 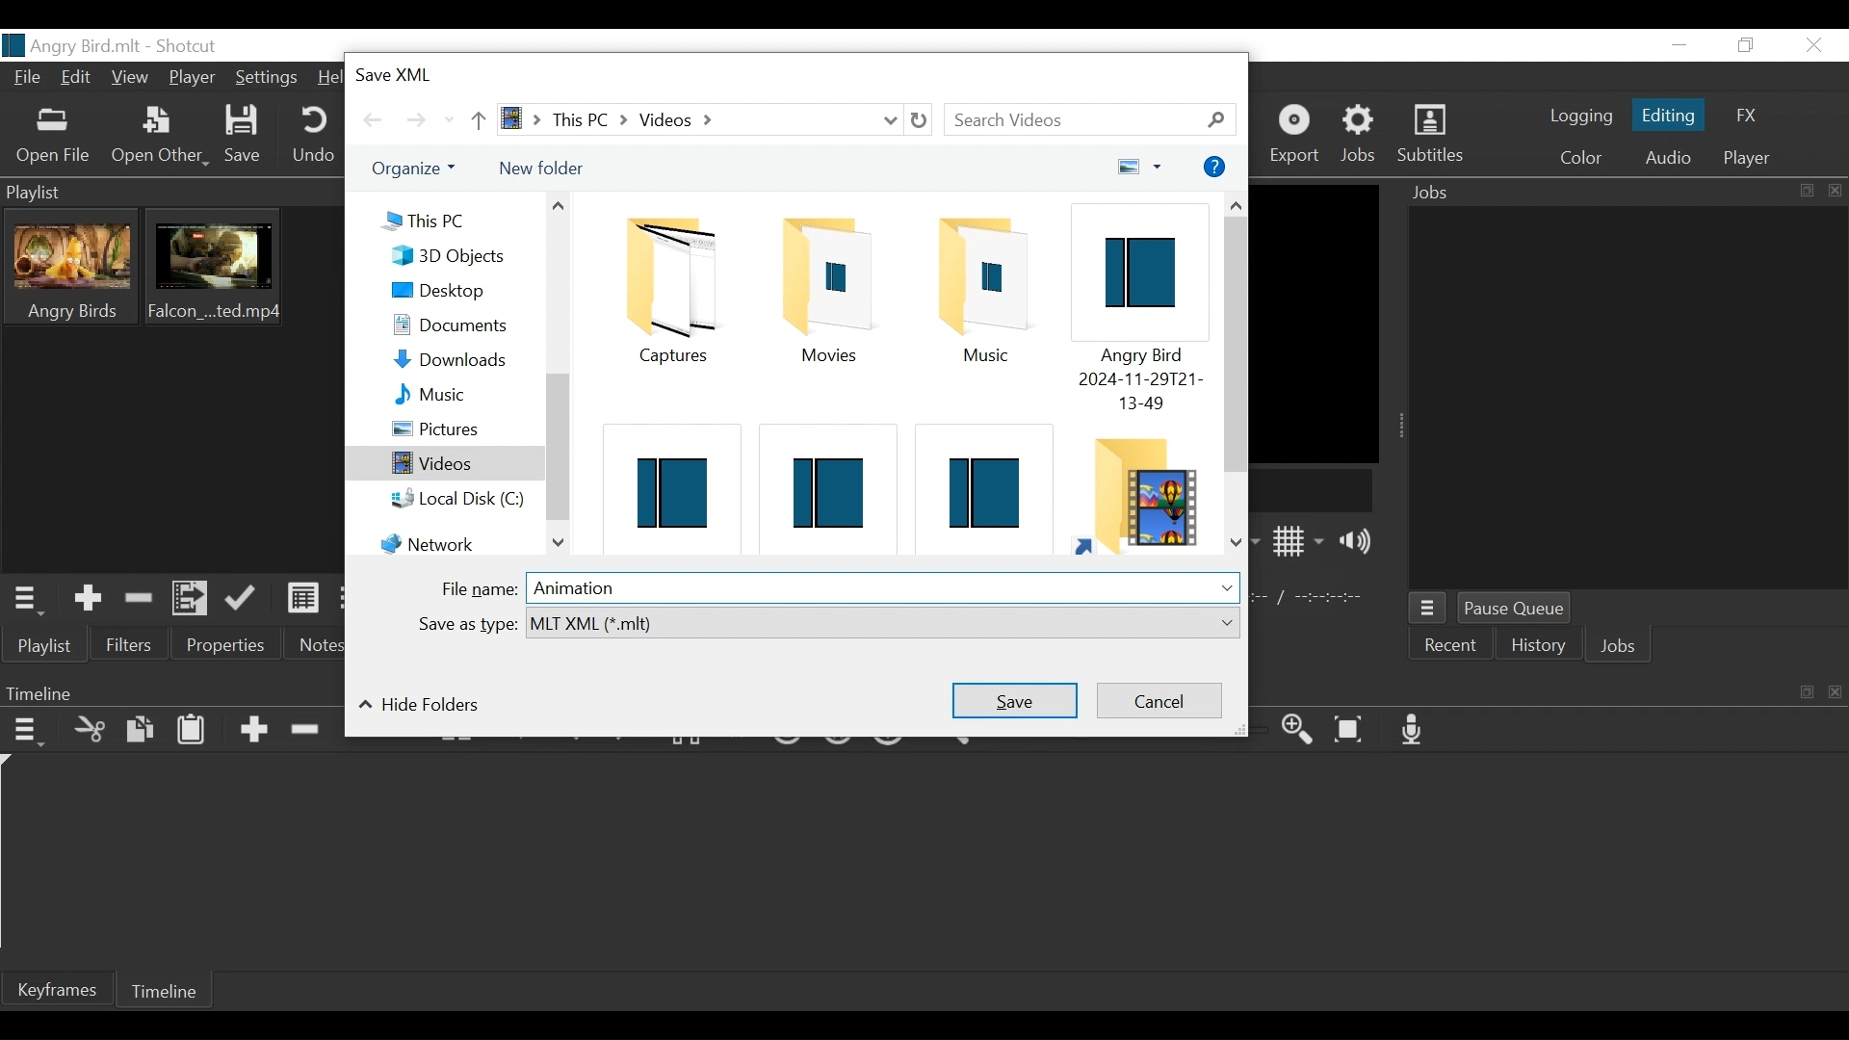 I want to click on Settings, so click(x=269, y=76).